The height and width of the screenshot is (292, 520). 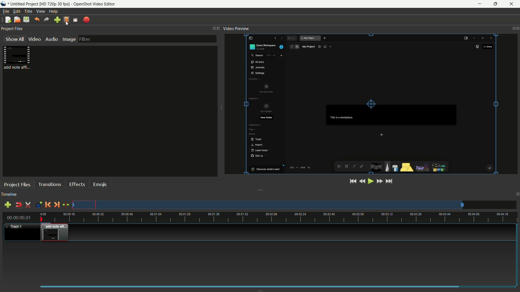 What do you see at coordinates (57, 20) in the screenshot?
I see `import files` at bounding box center [57, 20].